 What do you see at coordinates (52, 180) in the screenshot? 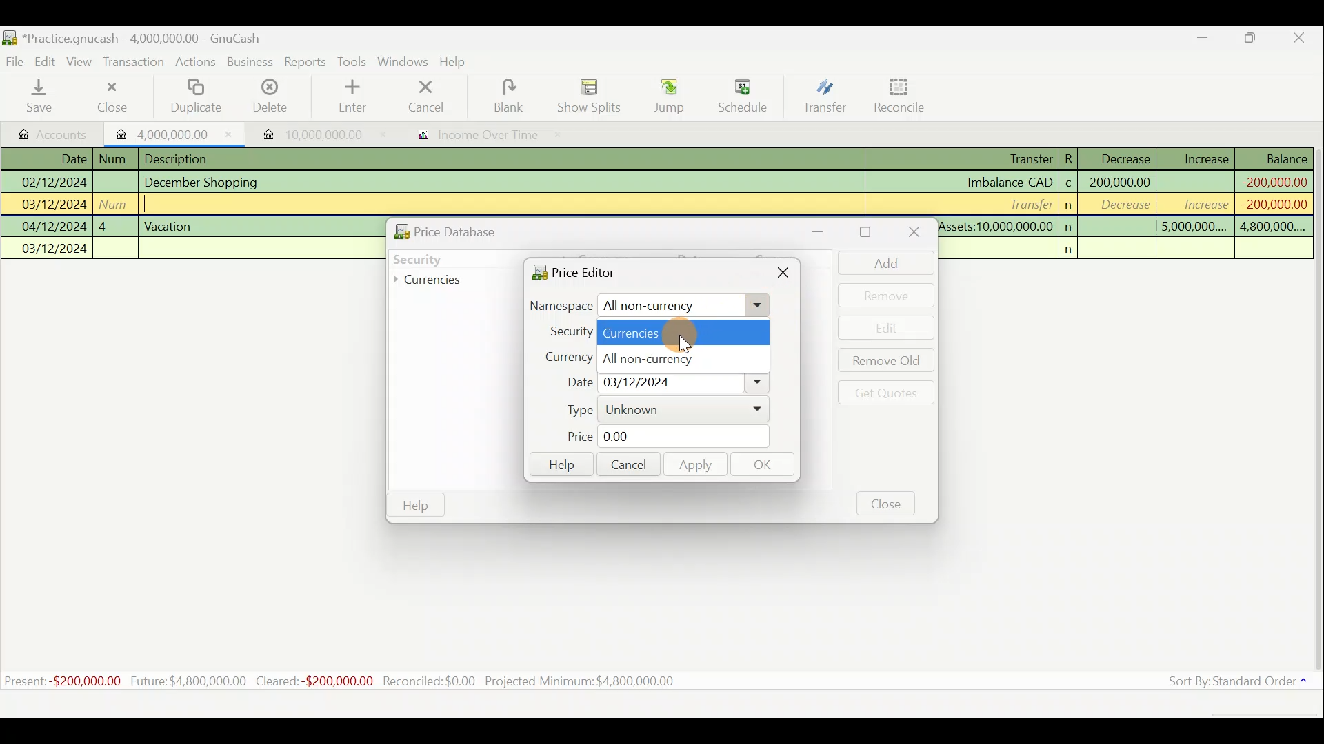
I see `02/12/2024` at bounding box center [52, 180].